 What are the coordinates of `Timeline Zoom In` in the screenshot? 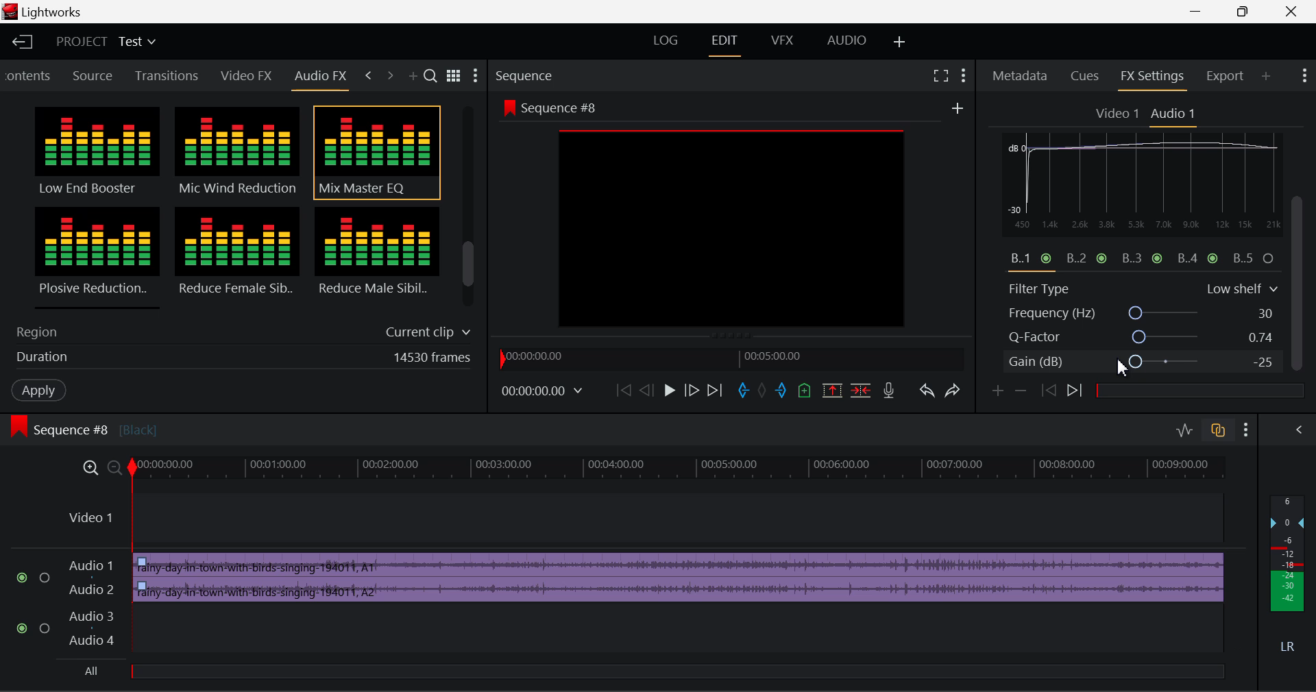 It's located at (92, 469).